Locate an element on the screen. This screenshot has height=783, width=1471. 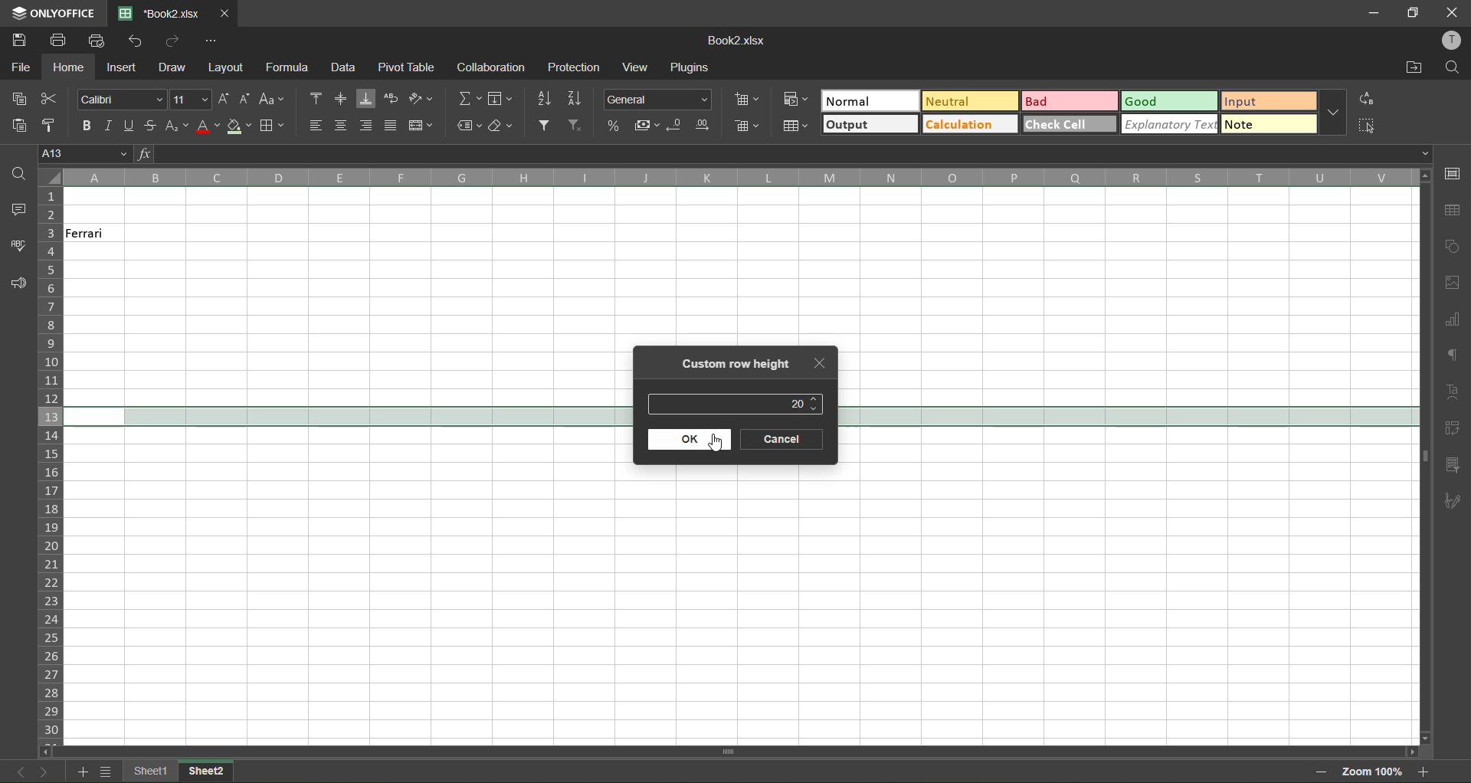
bold is located at coordinates (86, 126).